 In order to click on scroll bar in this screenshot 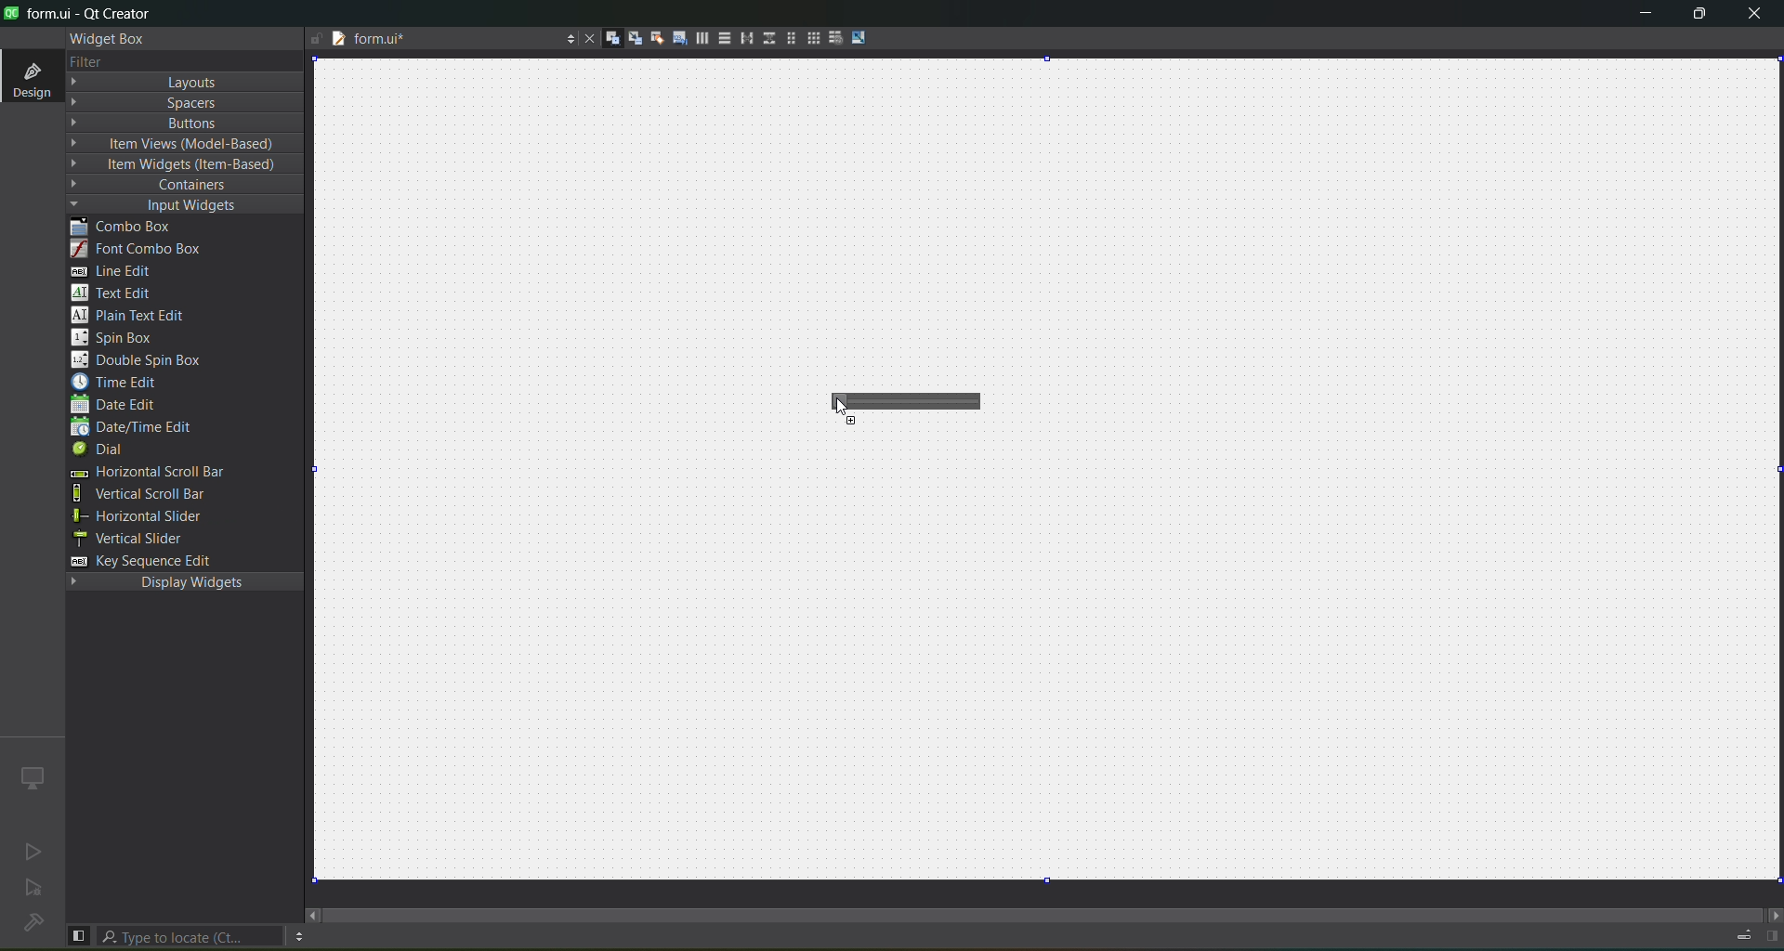, I will do `click(1053, 914)`.